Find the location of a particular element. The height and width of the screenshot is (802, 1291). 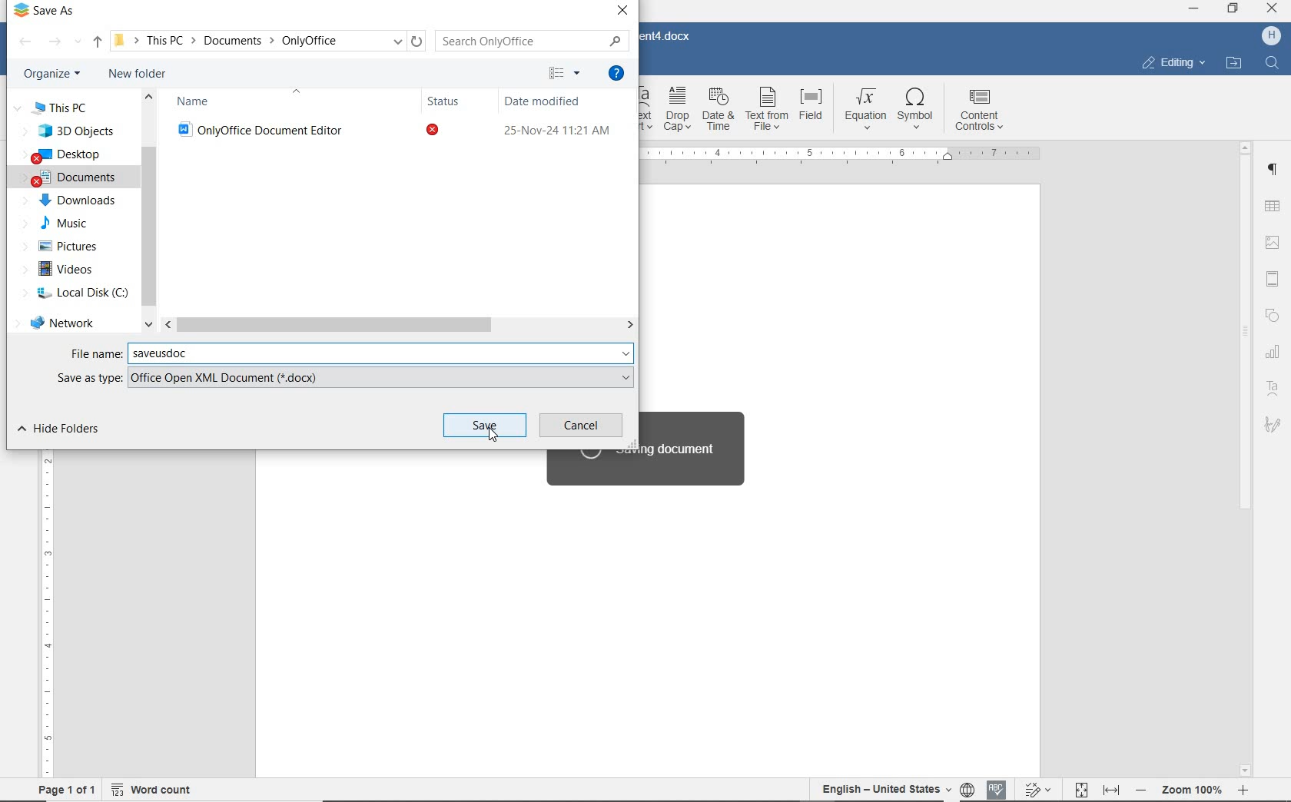

Search Only Office is located at coordinates (531, 44).